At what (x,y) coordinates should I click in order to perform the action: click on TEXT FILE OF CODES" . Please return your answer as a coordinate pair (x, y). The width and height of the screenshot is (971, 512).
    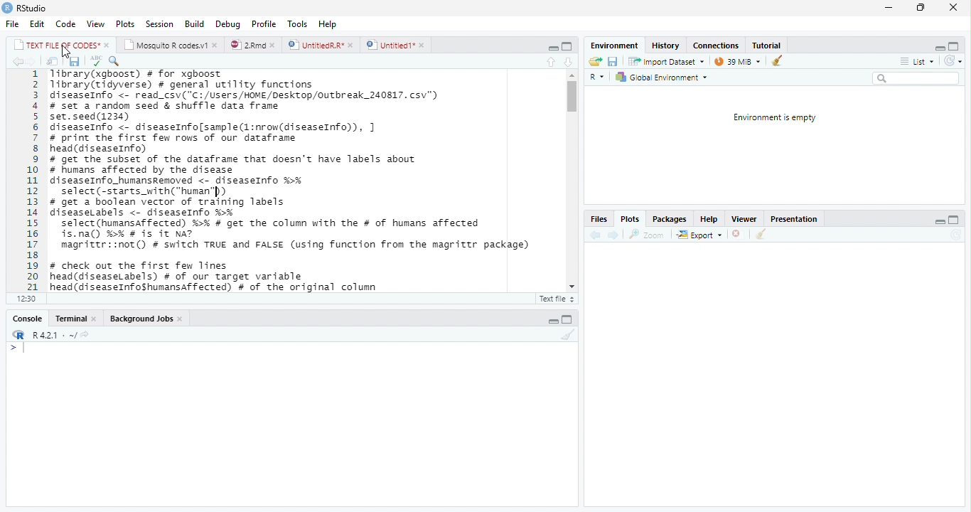
    Looking at the image, I should click on (61, 45).